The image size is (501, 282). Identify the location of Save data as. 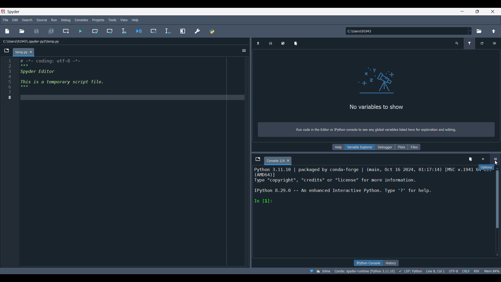
(283, 43).